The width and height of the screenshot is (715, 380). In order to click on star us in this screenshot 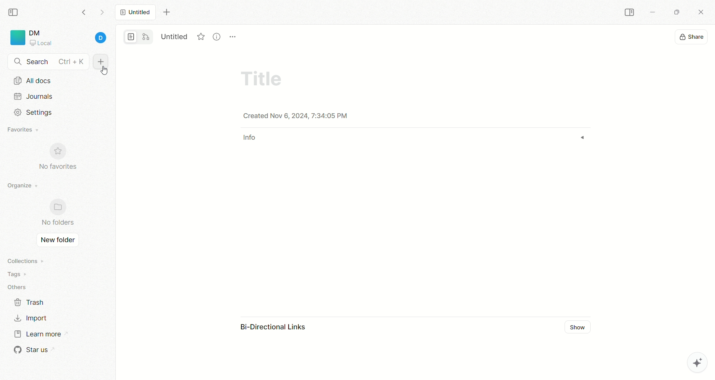, I will do `click(32, 350)`.